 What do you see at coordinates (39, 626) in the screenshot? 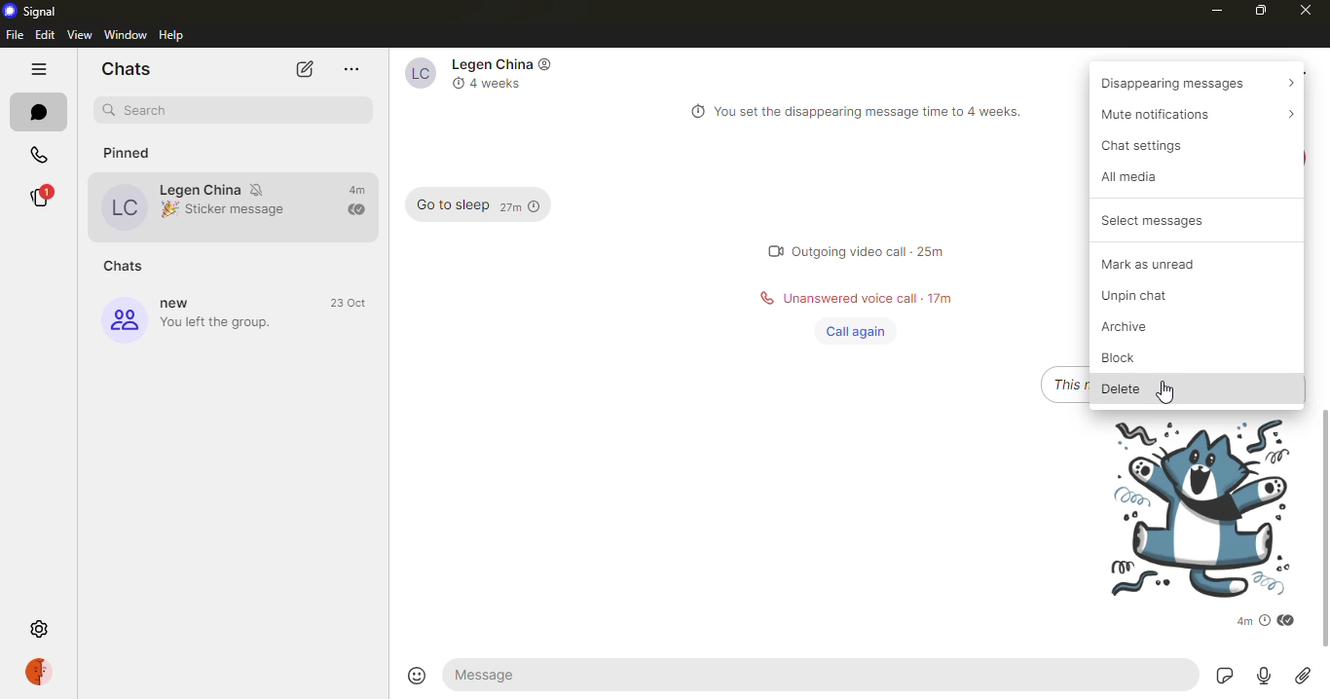
I see `settings` at bounding box center [39, 626].